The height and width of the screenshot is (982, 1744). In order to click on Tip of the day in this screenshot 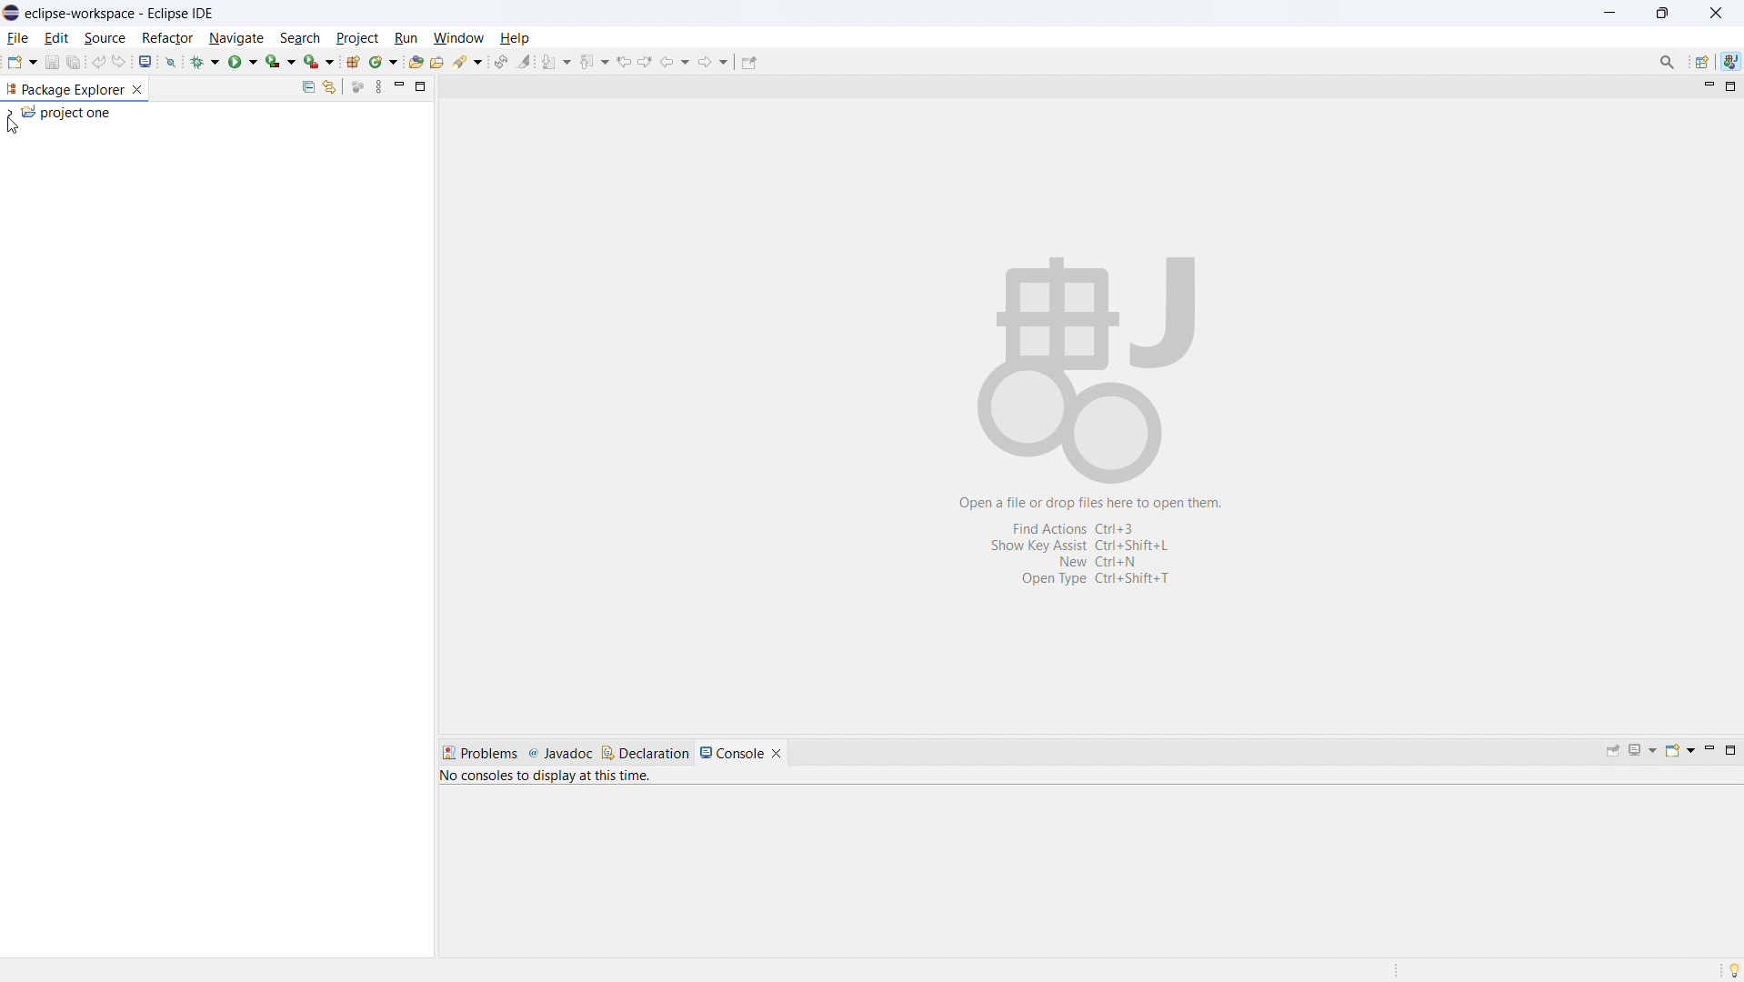, I will do `click(1732, 972)`.